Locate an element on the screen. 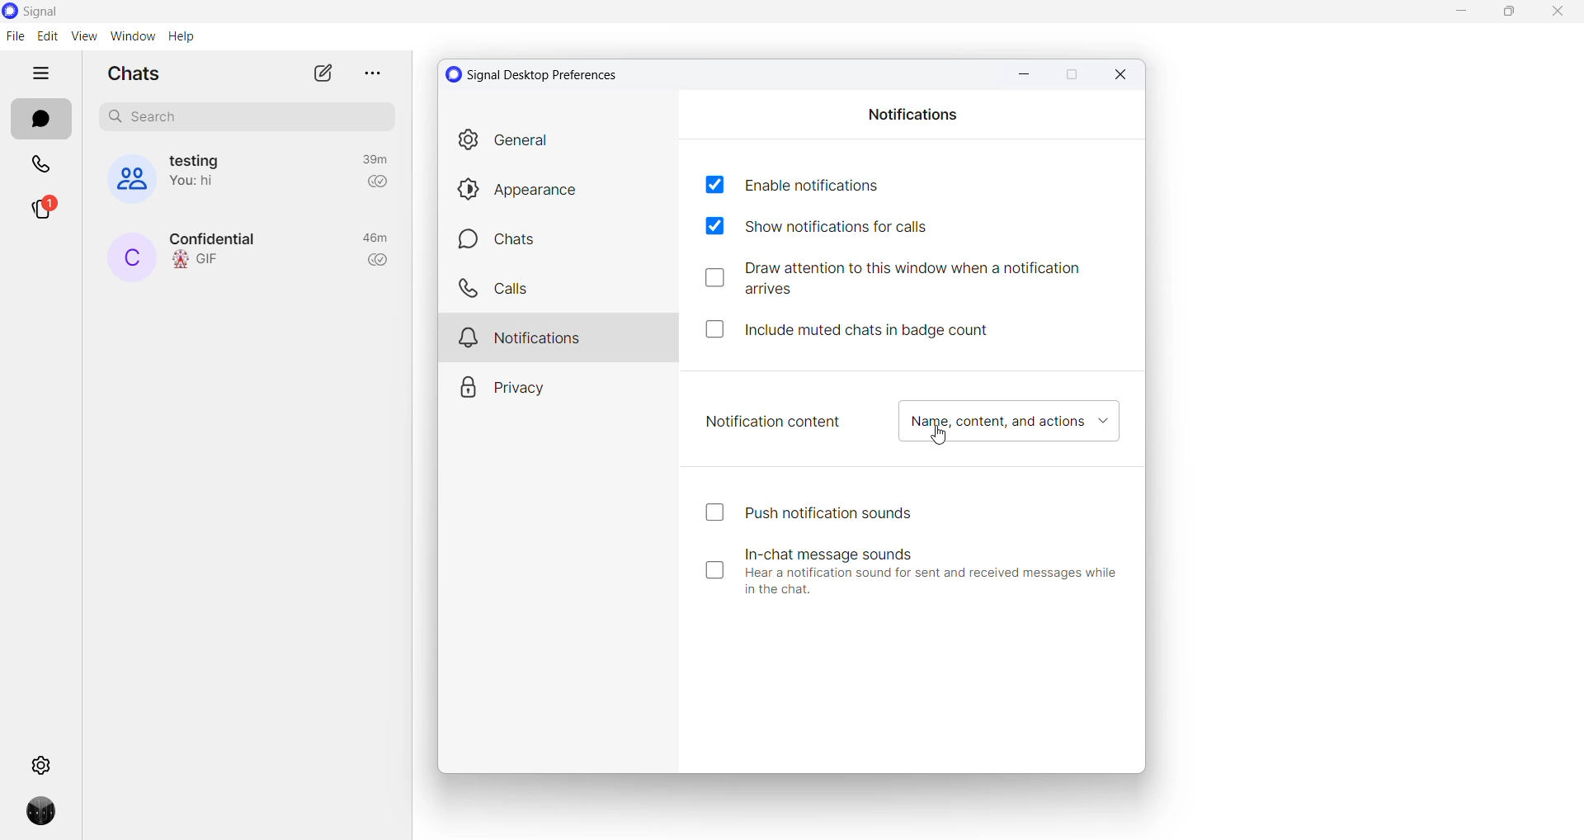 This screenshot has width=1584, height=840. Close is located at coordinates (1124, 76).